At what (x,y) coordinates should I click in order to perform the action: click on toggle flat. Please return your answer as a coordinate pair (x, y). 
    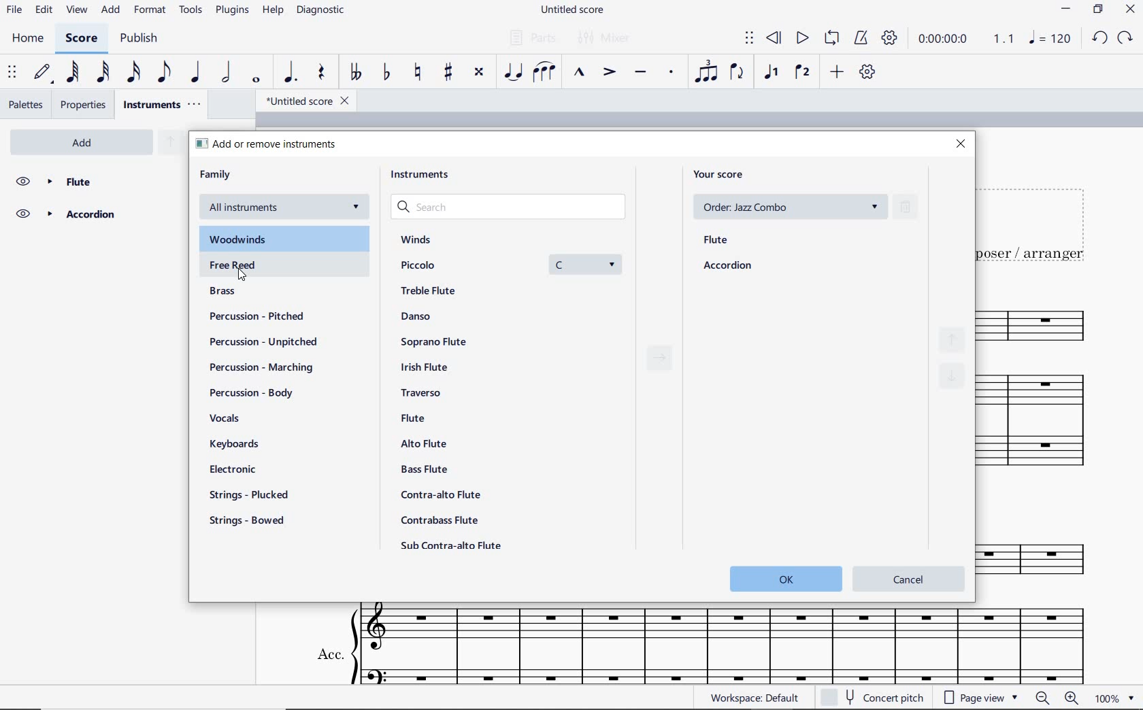
    Looking at the image, I should click on (385, 73).